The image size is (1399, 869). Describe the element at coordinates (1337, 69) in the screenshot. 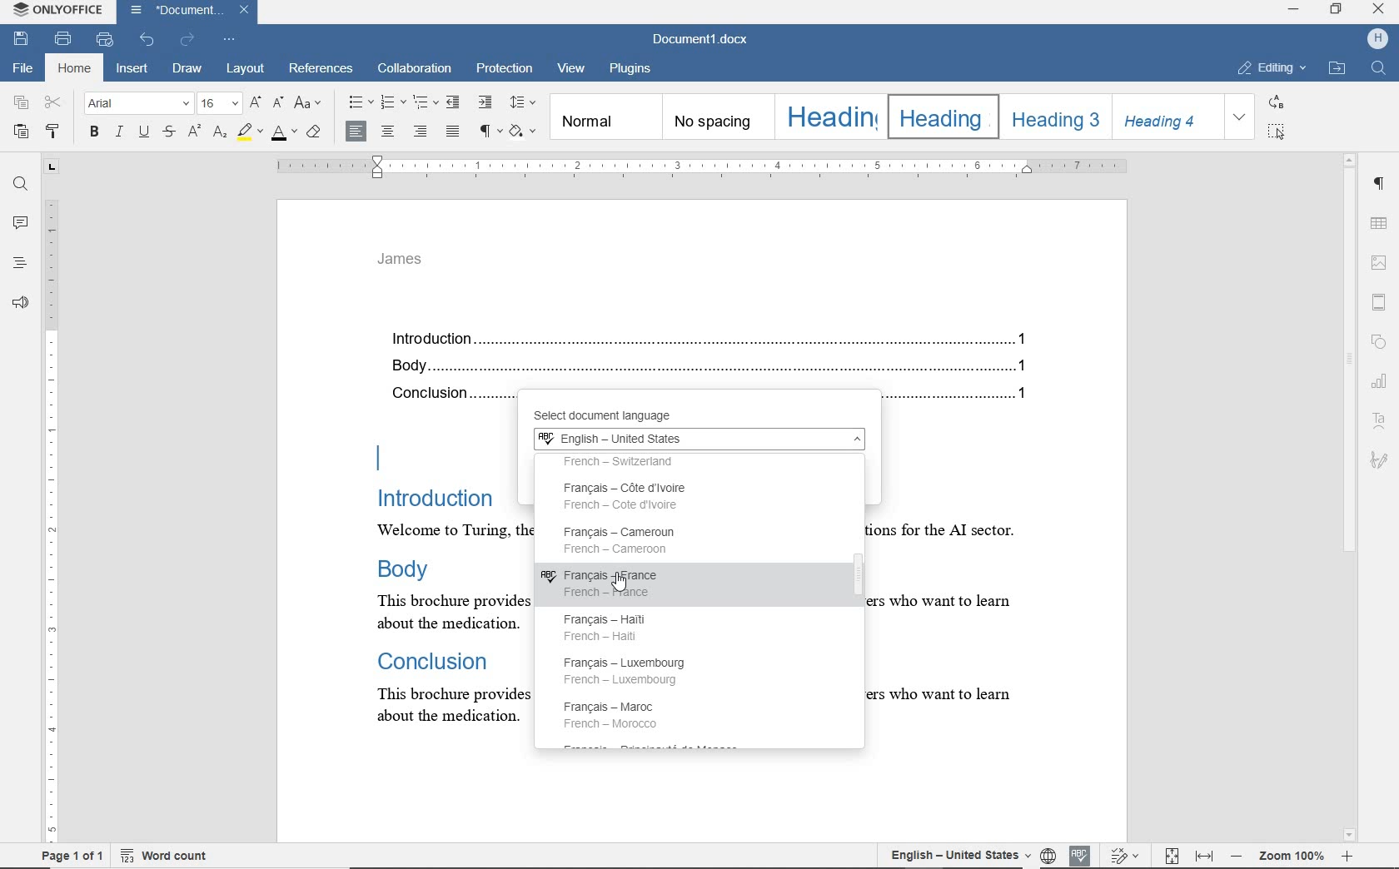

I see `OPEN FILE LOCATION` at that location.